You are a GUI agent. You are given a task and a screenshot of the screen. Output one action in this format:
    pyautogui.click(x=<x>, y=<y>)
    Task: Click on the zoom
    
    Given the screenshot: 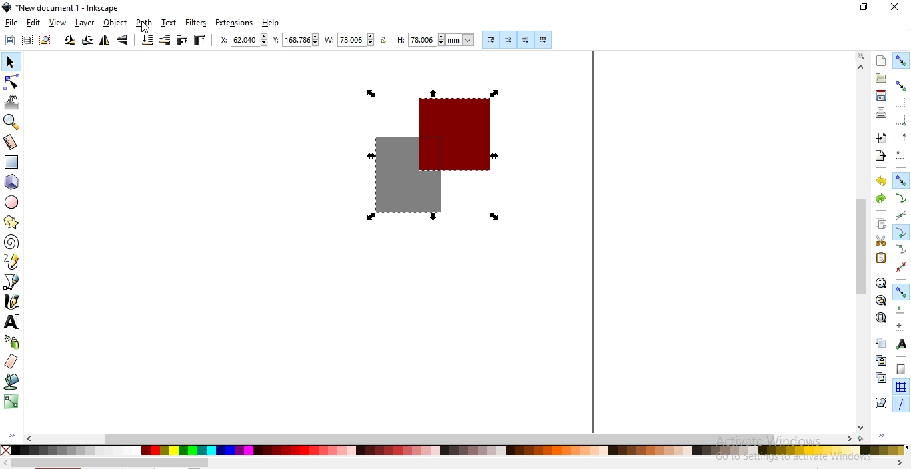 What is the action you would take?
    pyautogui.click(x=861, y=56)
    